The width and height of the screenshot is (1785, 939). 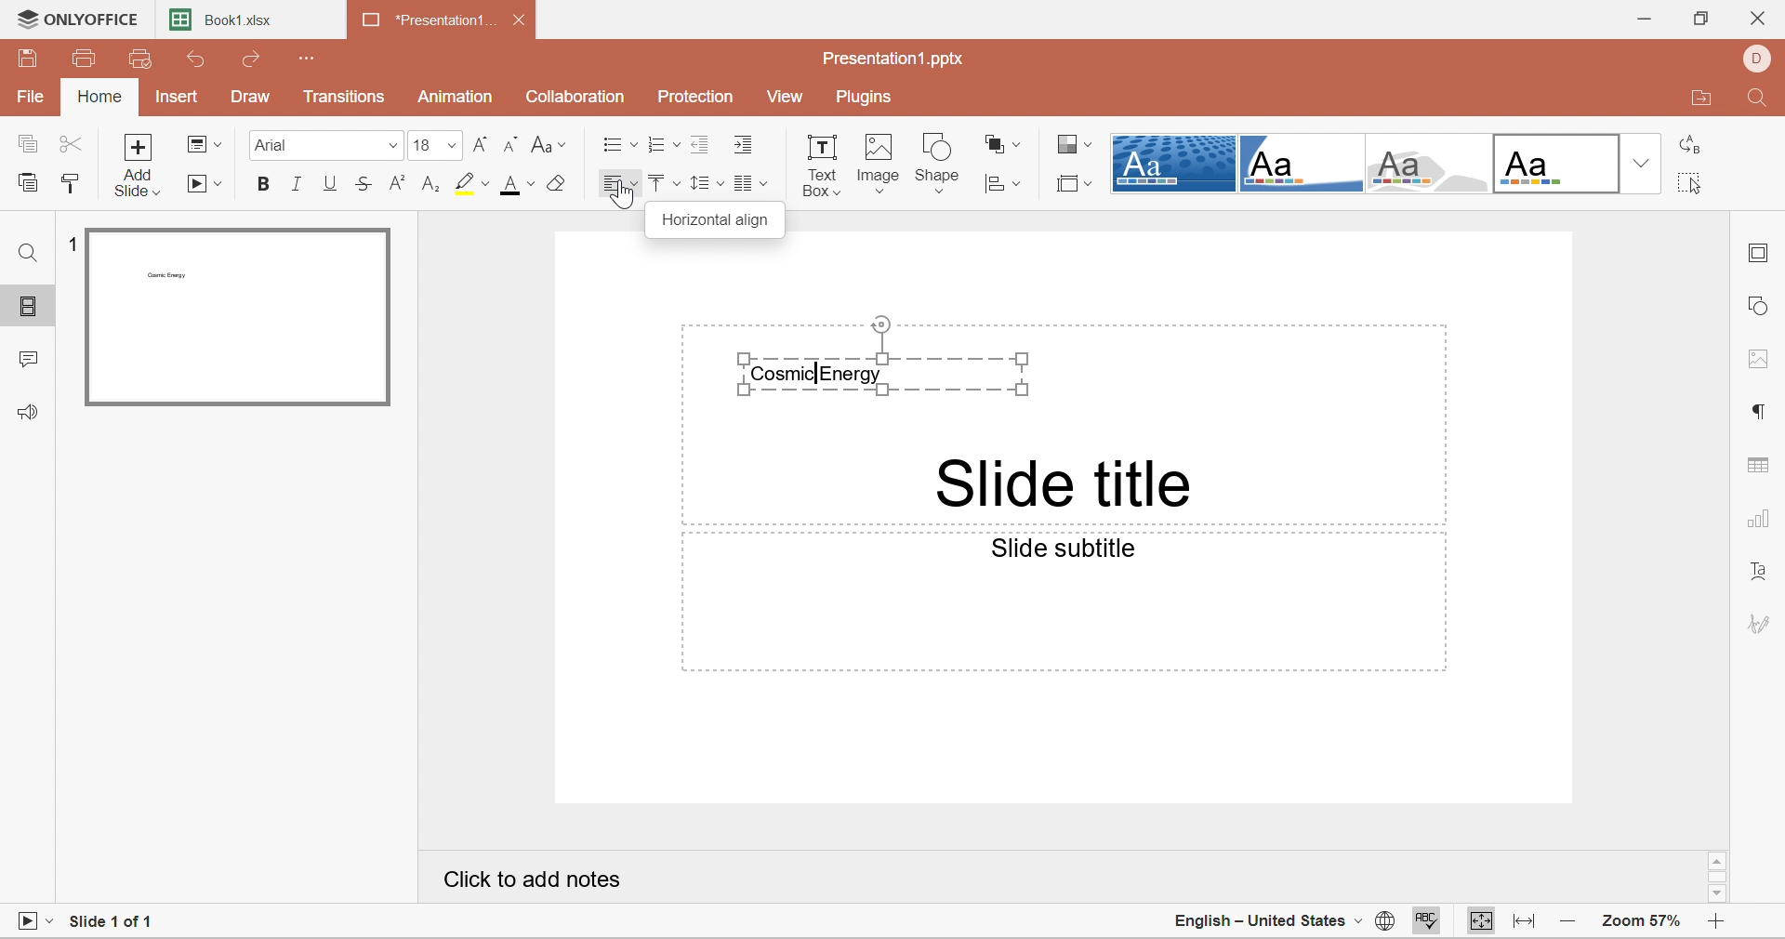 What do you see at coordinates (615, 145) in the screenshot?
I see `Bullets` at bounding box center [615, 145].